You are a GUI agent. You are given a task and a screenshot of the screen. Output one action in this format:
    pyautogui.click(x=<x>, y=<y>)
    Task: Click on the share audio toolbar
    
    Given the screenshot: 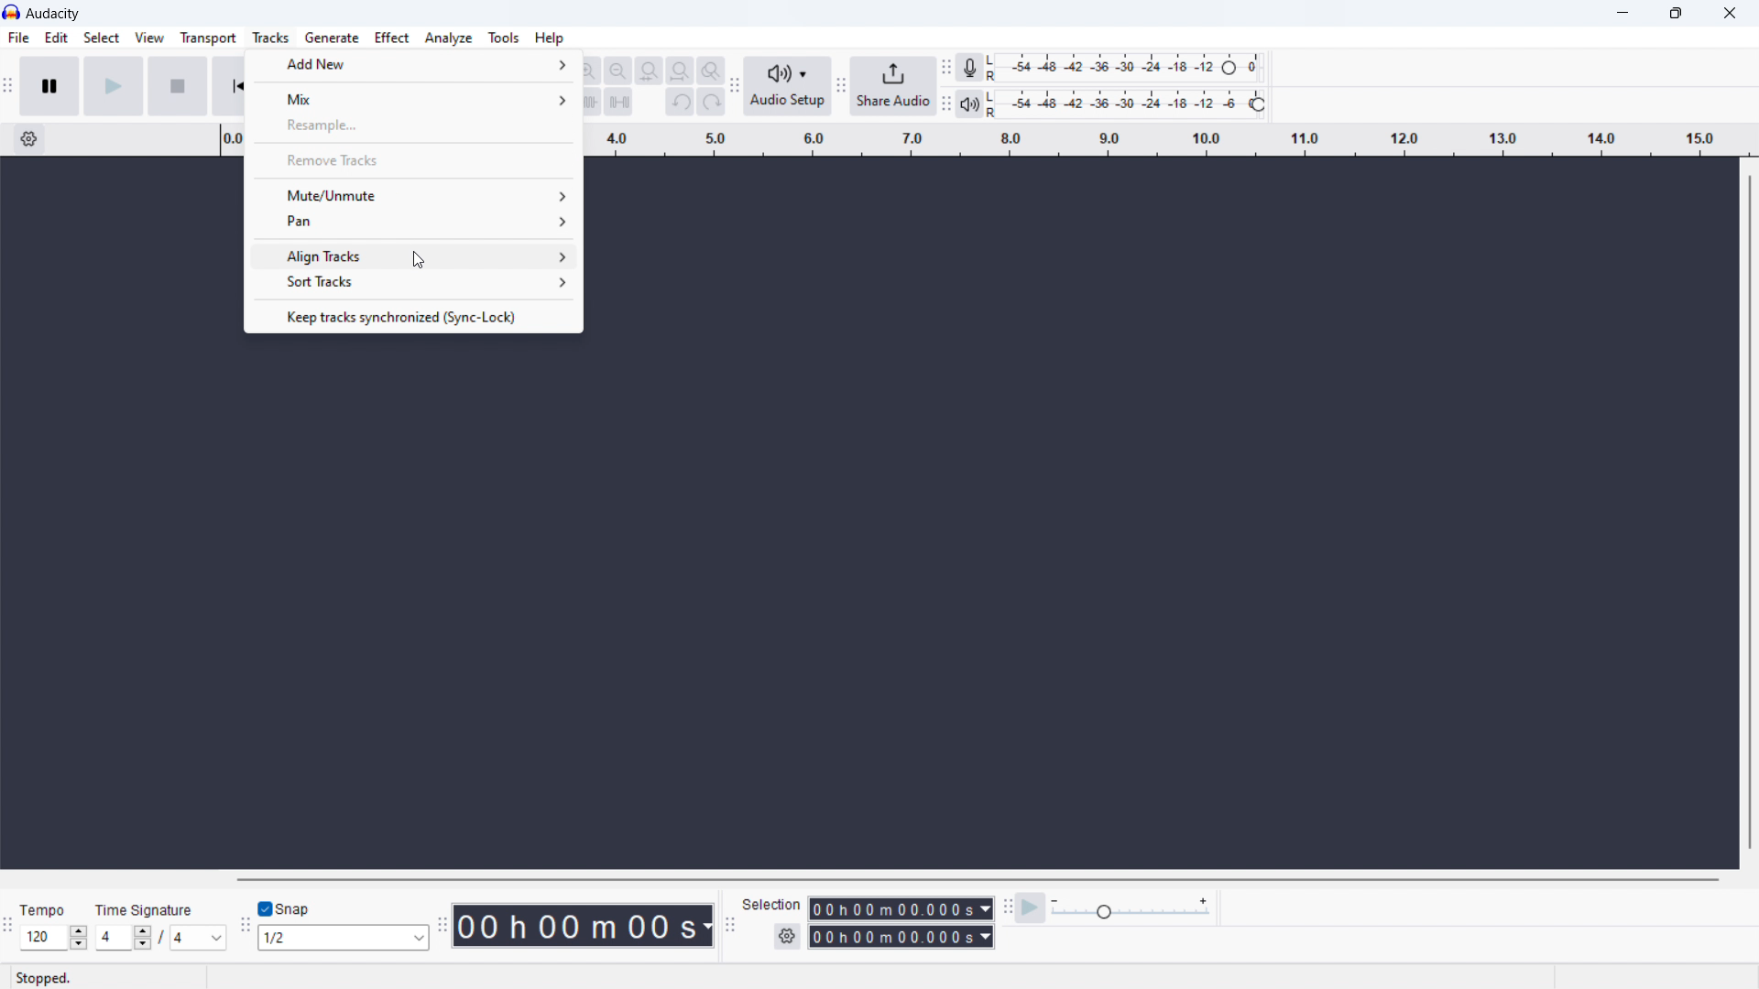 What is the action you would take?
    pyautogui.click(x=841, y=87)
    